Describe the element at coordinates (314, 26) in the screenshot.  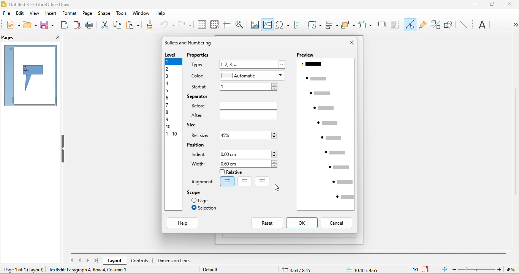
I see `transformation` at that location.